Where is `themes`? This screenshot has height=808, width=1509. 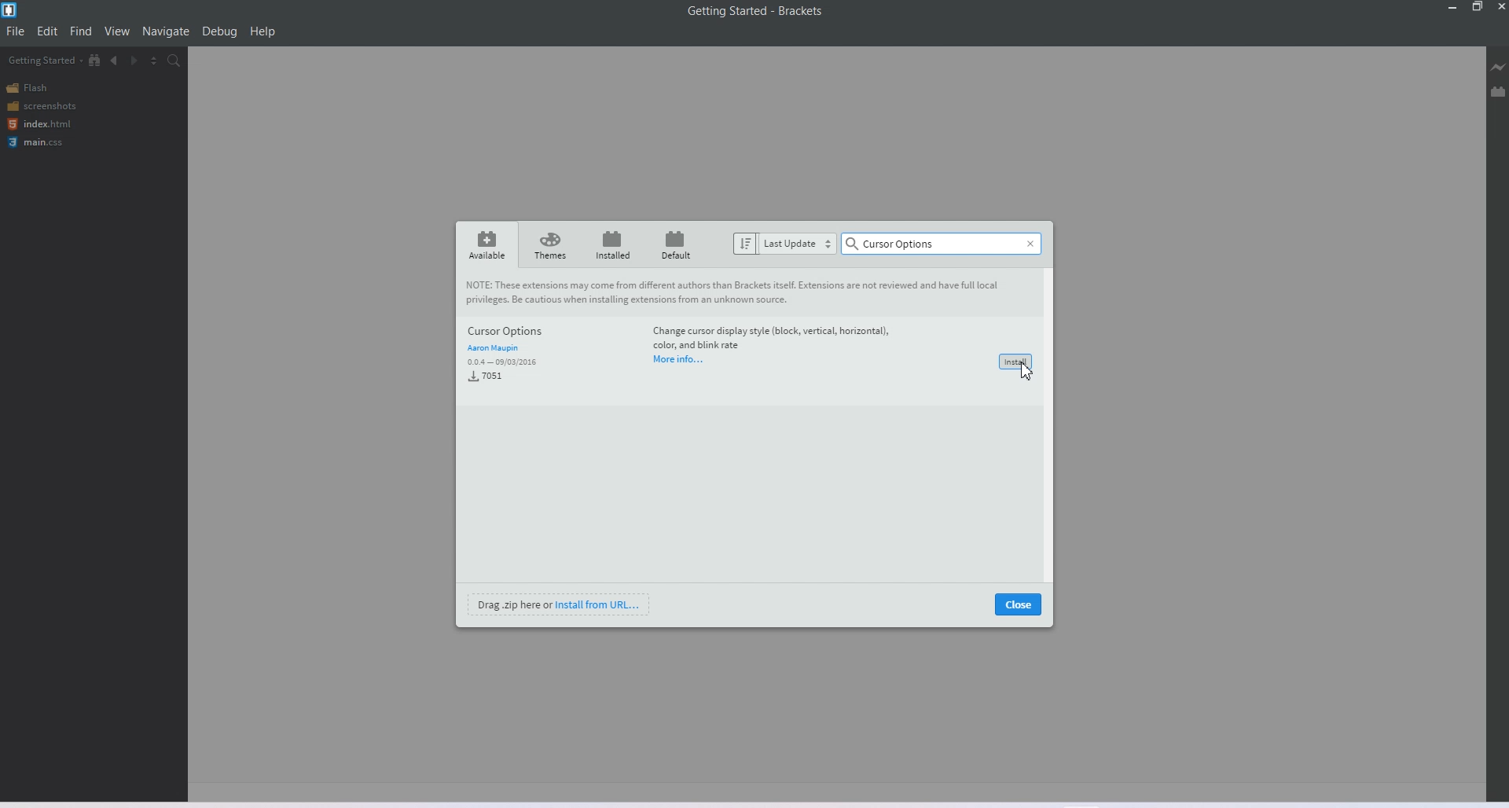
themes is located at coordinates (551, 244).